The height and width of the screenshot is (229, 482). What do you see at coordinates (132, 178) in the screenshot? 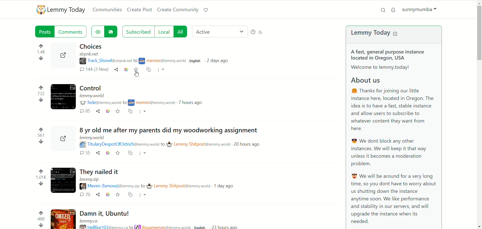
I see `Post on "They nailed it"` at bounding box center [132, 178].